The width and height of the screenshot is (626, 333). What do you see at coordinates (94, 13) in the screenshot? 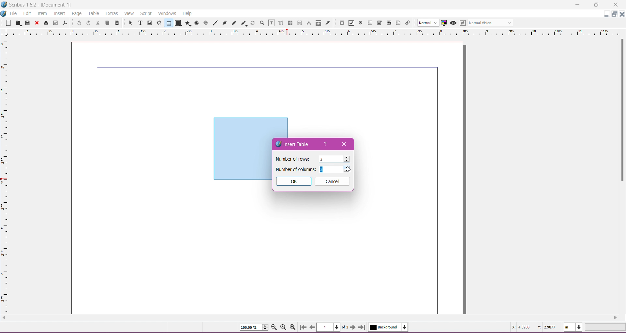
I see `Table` at bounding box center [94, 13].